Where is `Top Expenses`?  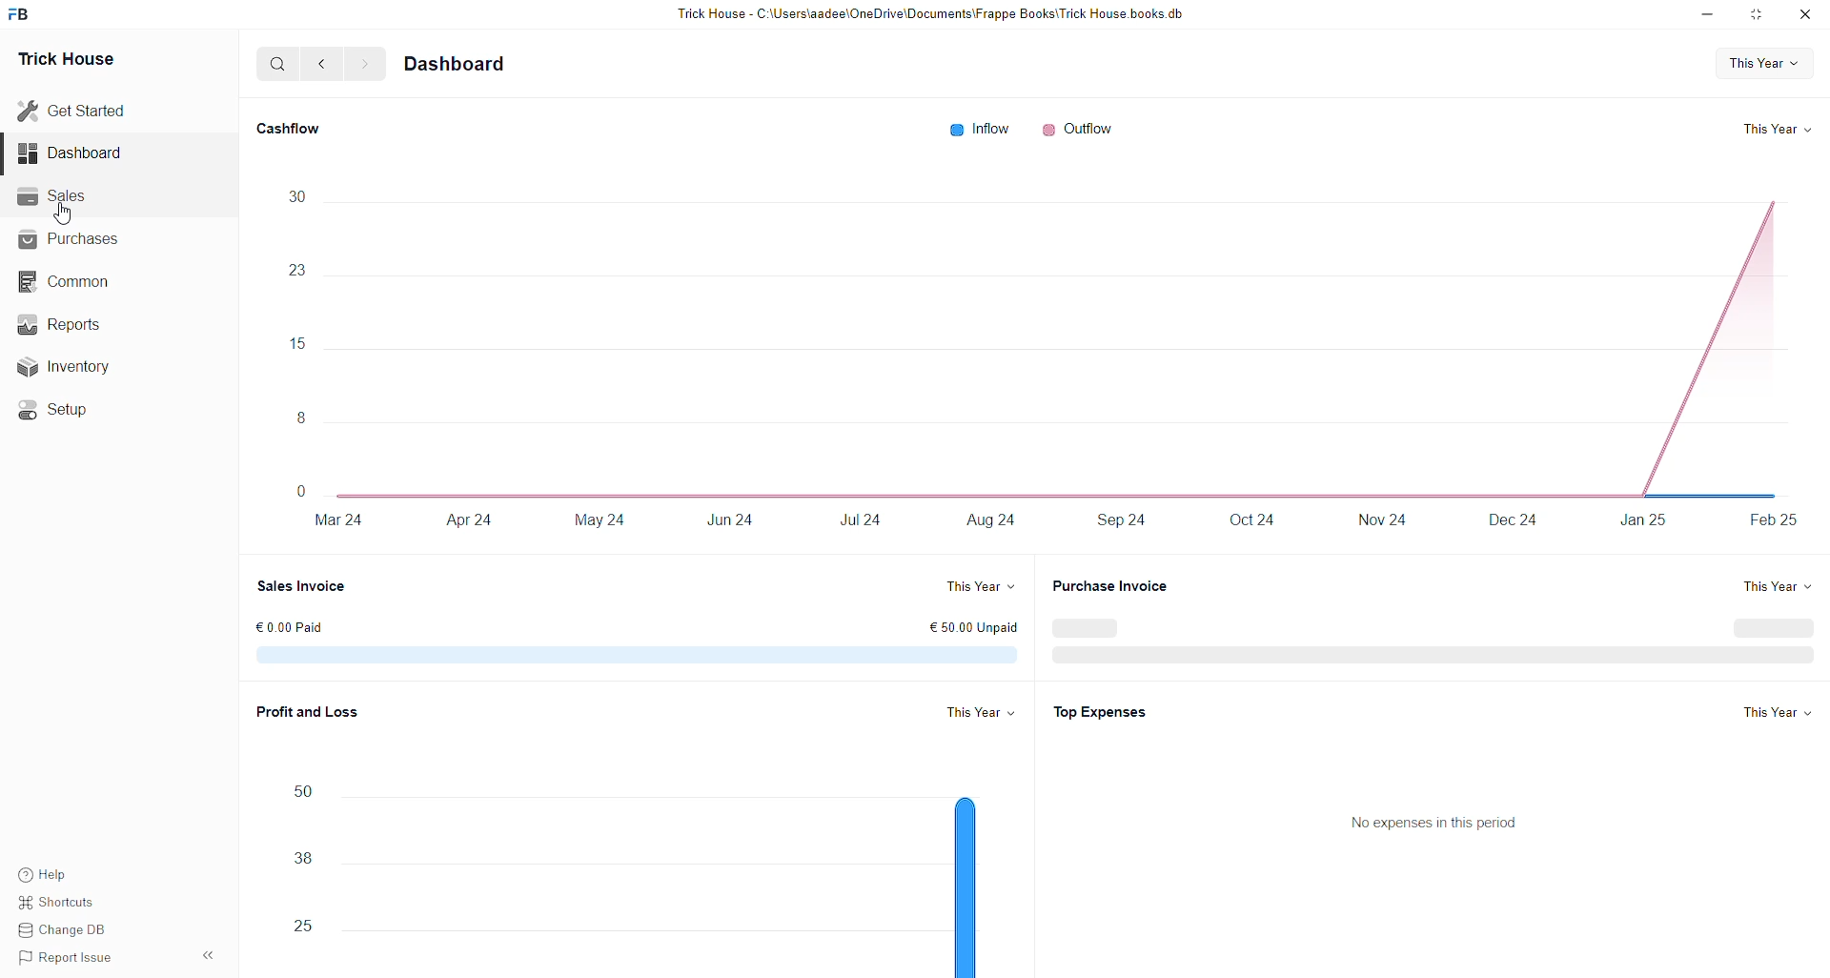
Top Expenses is located at coordinates (1104, 716).